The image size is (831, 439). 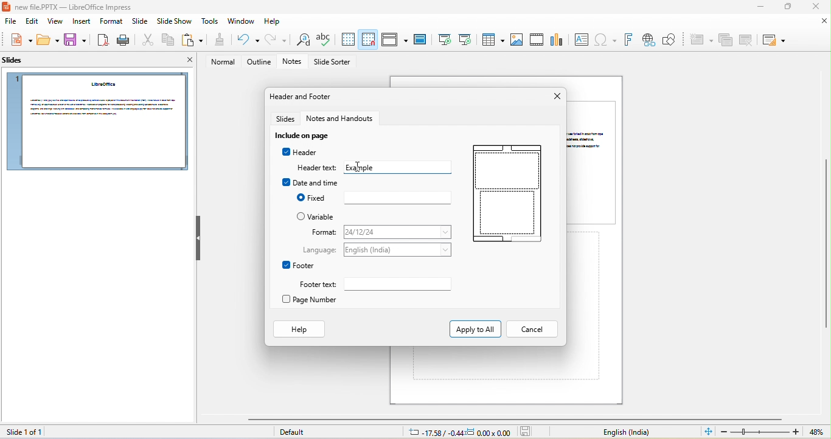 What do you see at coordinates (787, 7) in the screenshot?
I see `maximize` at bounding box center [787, 7].